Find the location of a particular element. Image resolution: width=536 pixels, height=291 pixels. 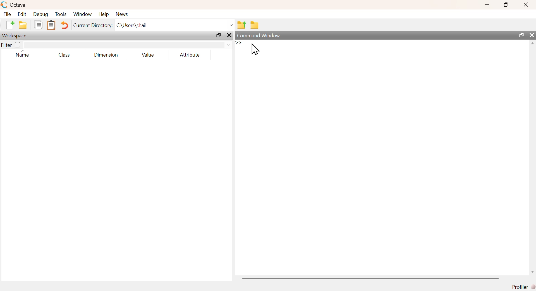

undo is located at coordinates (65, 26).